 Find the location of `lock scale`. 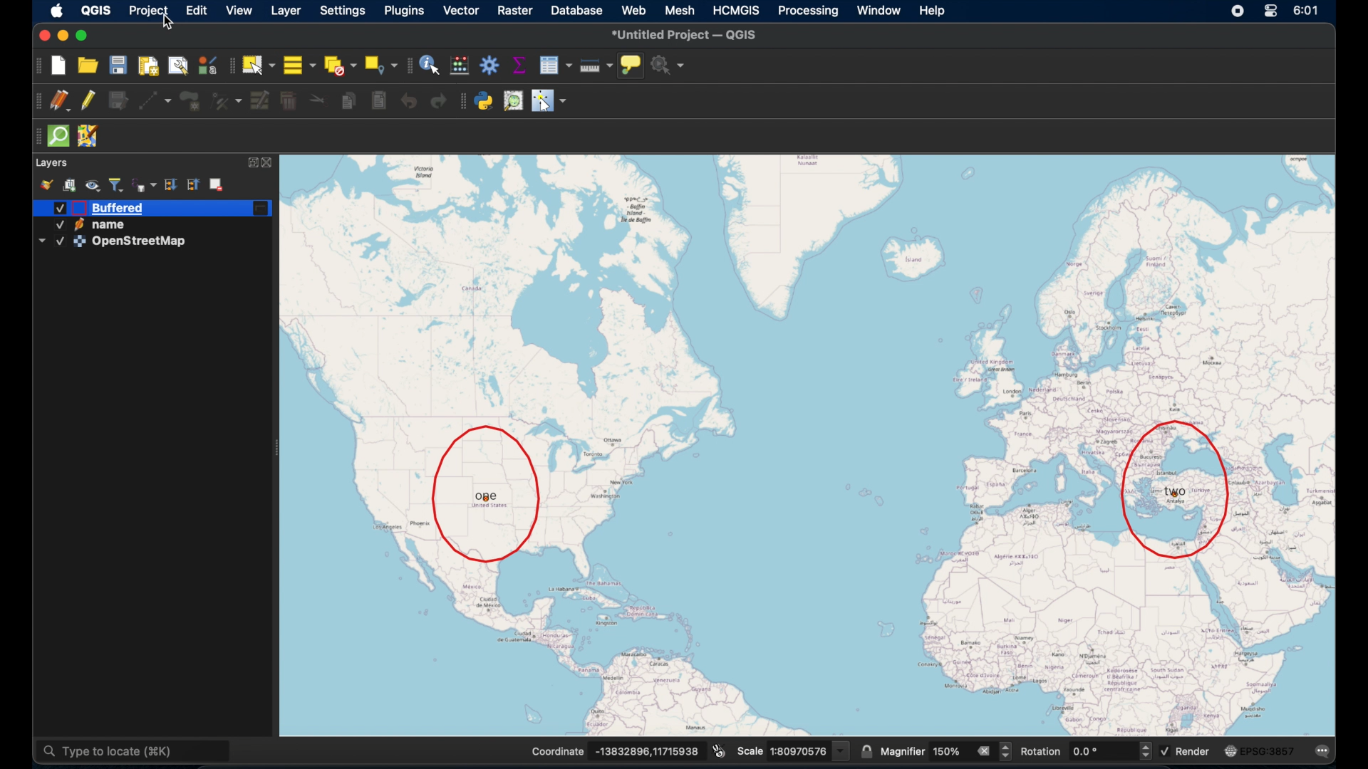

lock scale is located at coordinates (866, 748).